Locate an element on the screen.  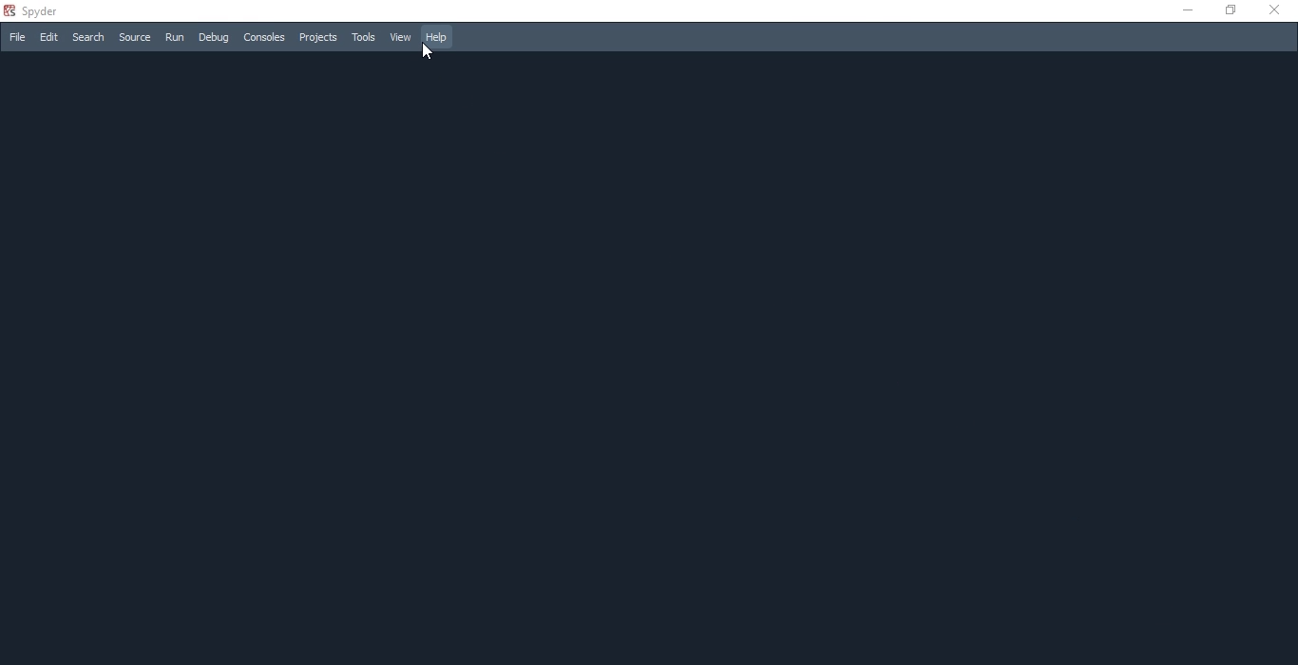
Run is located at coordinates (176, 37).